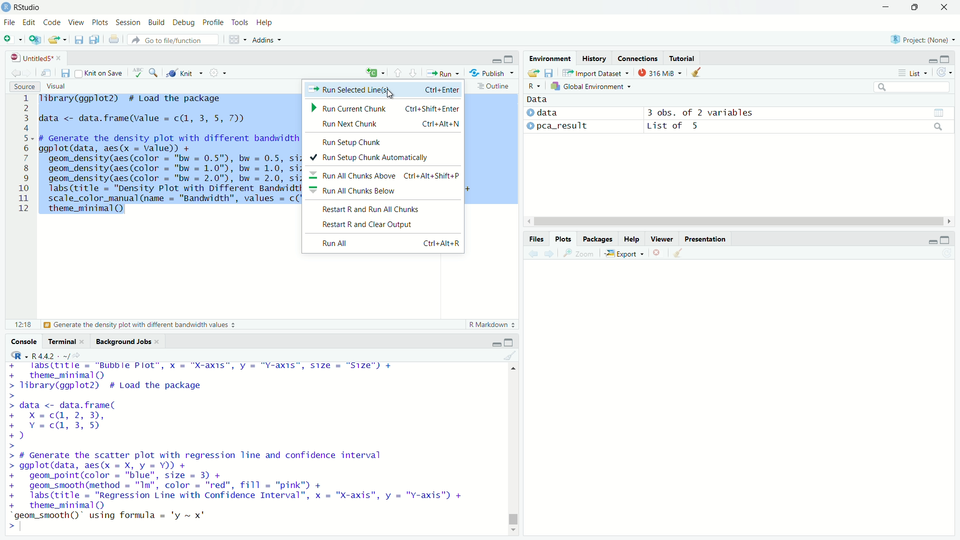  I want to click on close, so click(58, 58).